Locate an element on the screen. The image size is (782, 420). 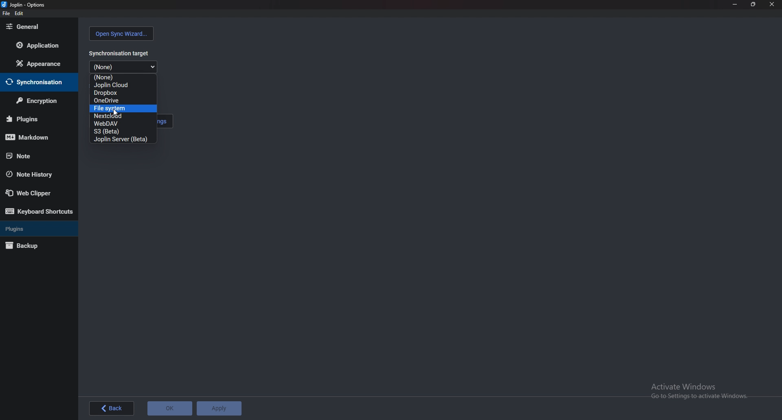
note is located at coordinates (31, 156).